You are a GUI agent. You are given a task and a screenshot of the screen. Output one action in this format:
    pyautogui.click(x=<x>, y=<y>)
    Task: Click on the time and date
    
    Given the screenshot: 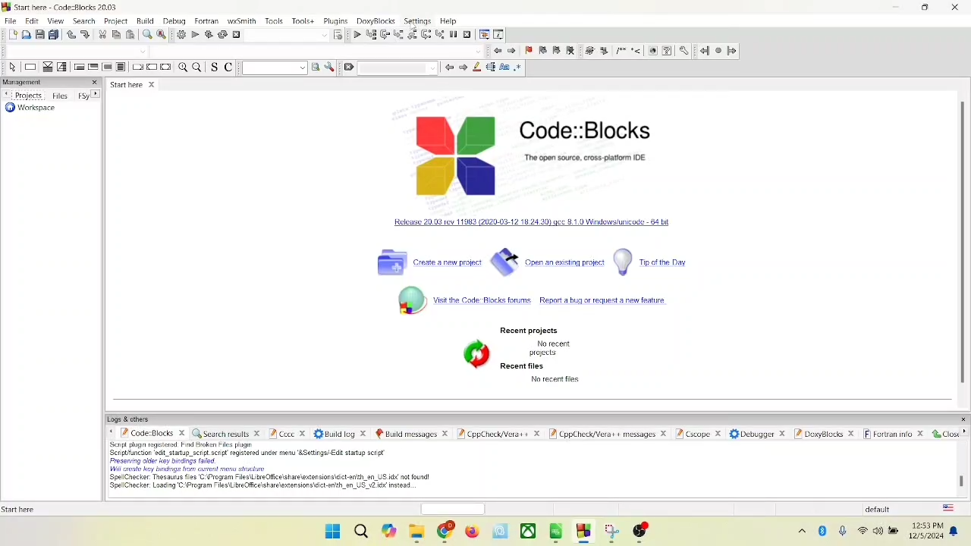 What is the action you would take?
    pyautogui.click(x=927, y=532)
    